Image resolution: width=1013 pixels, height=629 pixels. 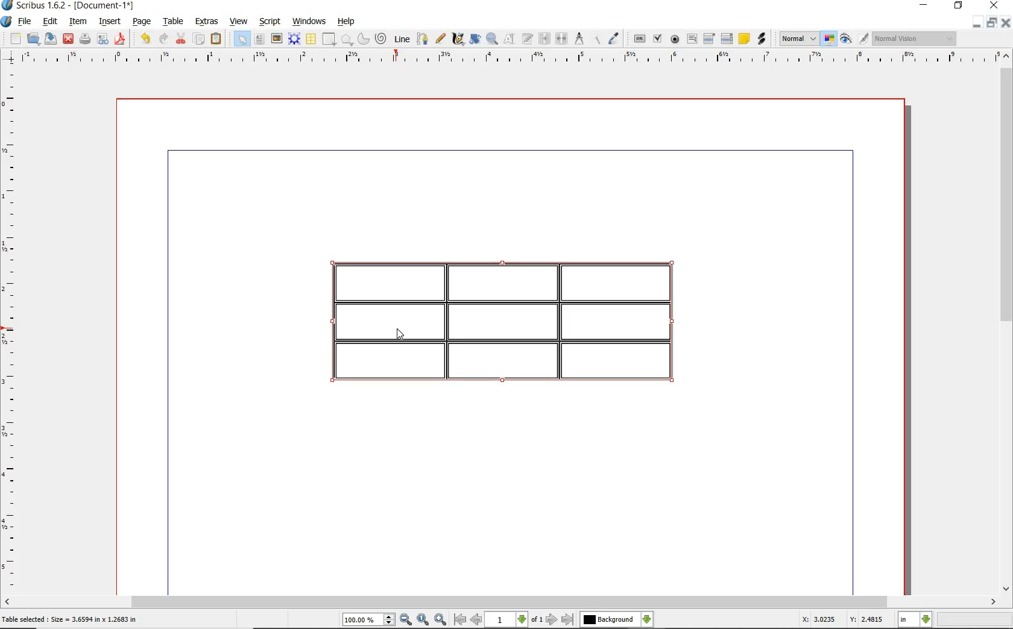 I want to click on scrollbar, so click(x=1007, y=321).